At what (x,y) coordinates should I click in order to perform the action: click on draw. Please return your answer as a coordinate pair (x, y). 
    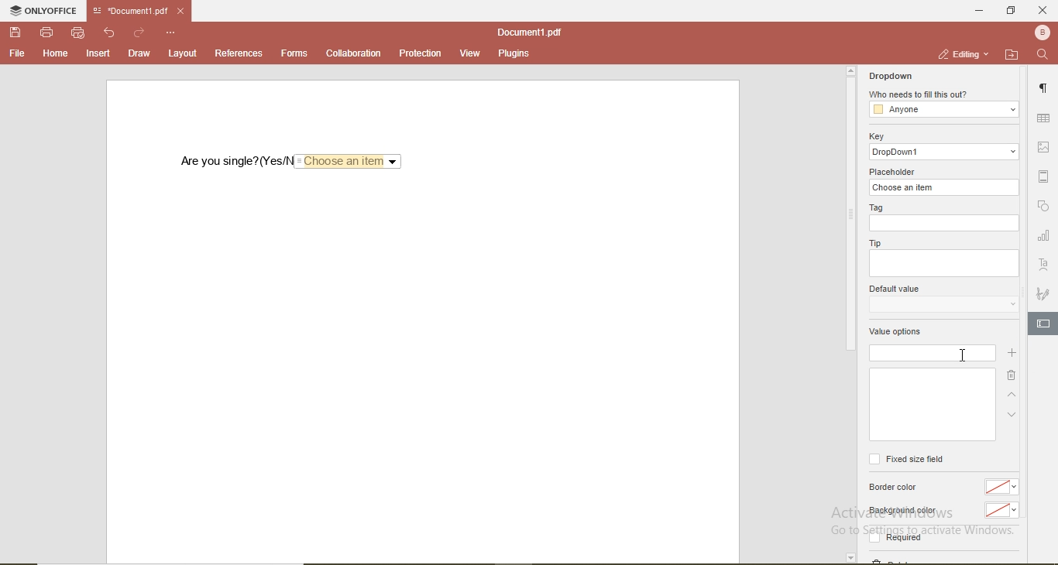
    Looking at the image, I should click on (139, 53).